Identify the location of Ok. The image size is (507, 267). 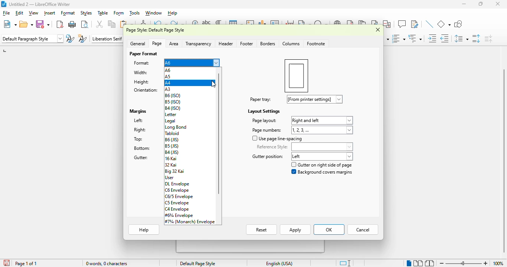
(330, 229).